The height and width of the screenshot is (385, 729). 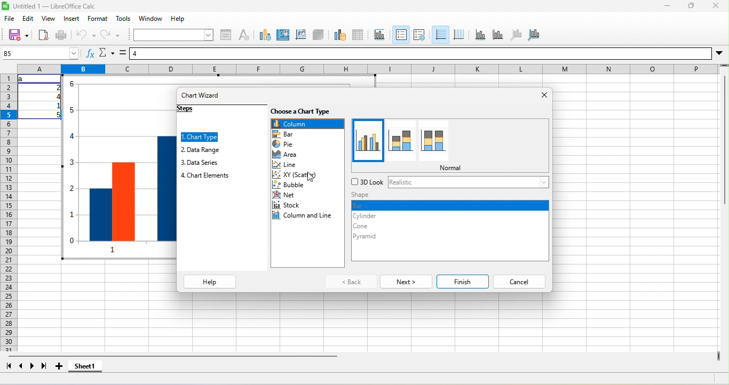 What do you see at coordinates (201, 95) in the screenshot?
I see `chart wizard` at bounding box center [201, 95].